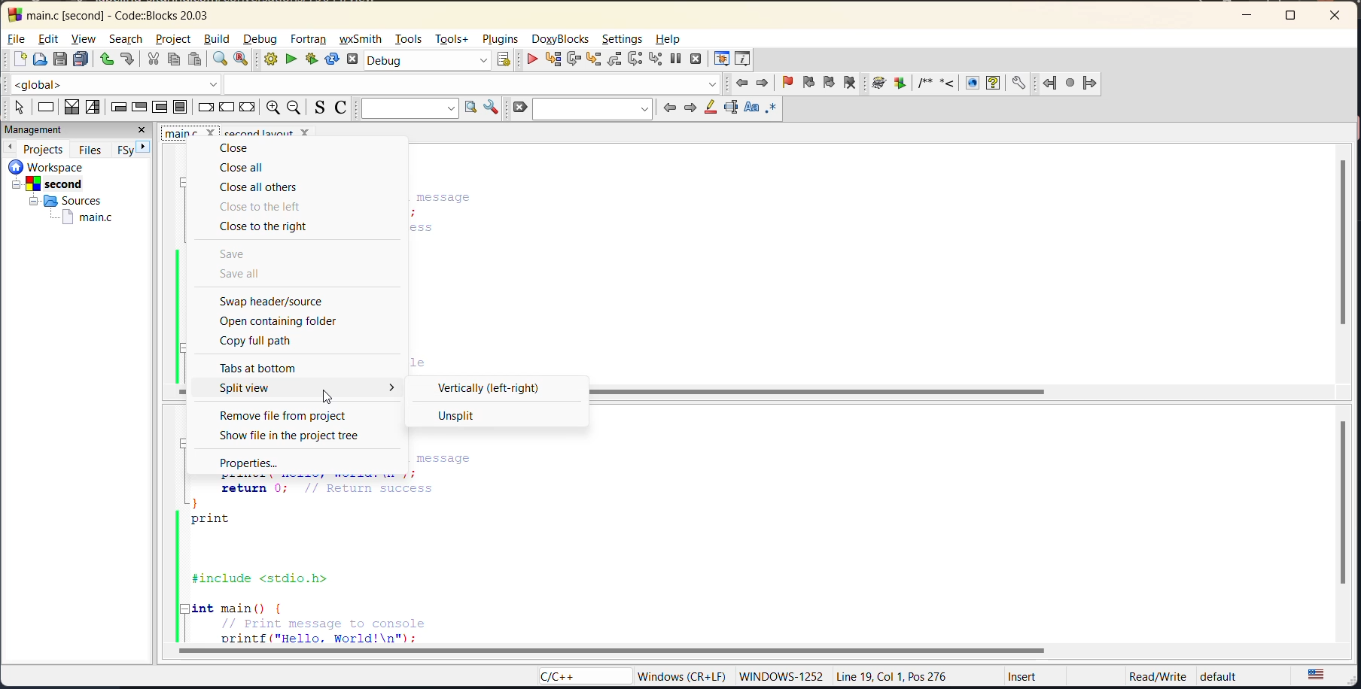 The height and width of the screenshot is (689, 1361). Describe the element at coordinates (763, 83) in the screenshot. I see `jump forward` at that location.